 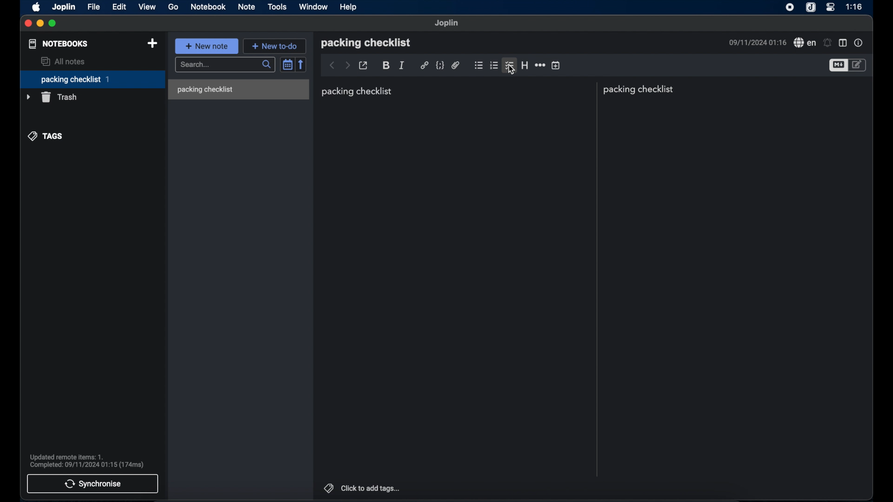 I want to click on new notebook, so click(x=152, y=43).